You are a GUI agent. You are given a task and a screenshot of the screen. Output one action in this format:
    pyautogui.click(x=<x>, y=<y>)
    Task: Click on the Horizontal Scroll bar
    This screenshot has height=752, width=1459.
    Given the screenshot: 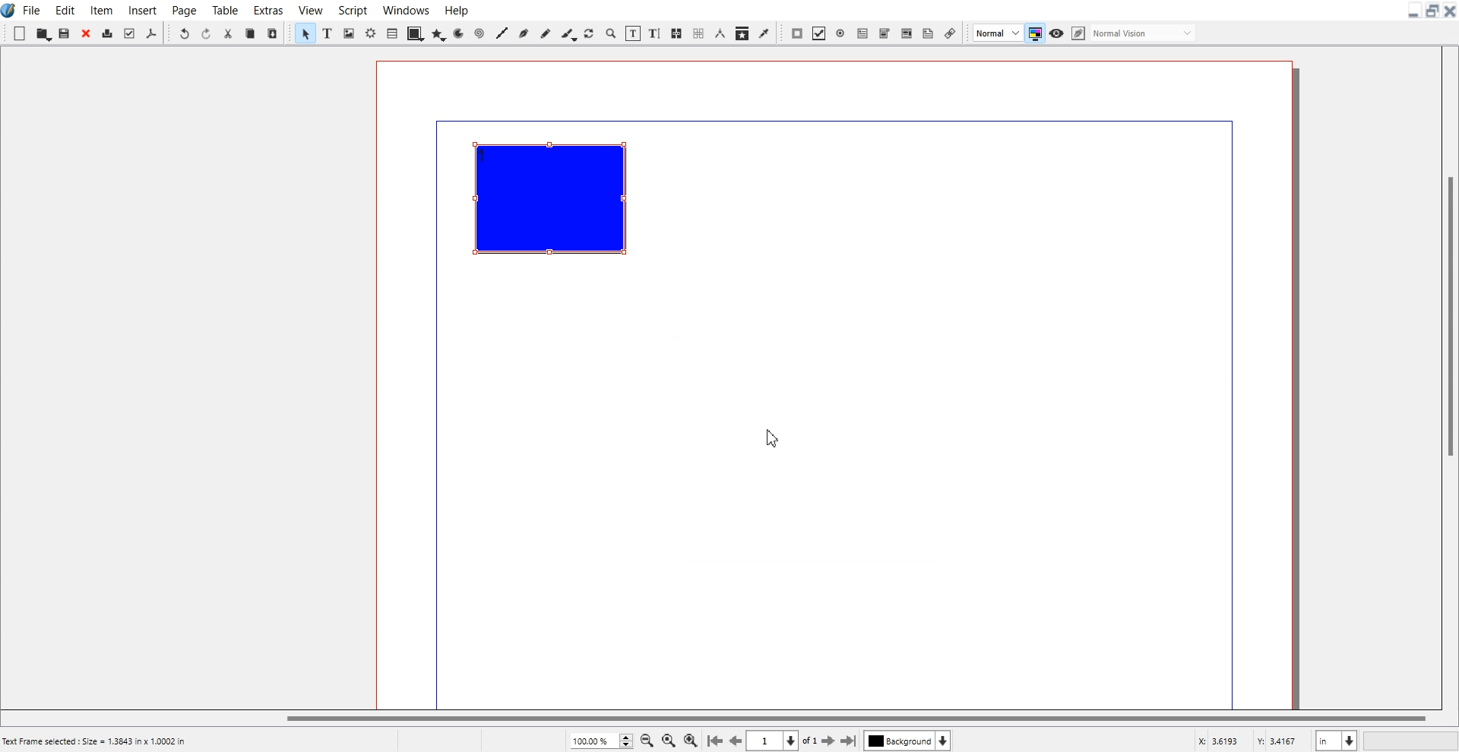 What is the action you would take?
    pyautogui.click(x=717, y=719)
    